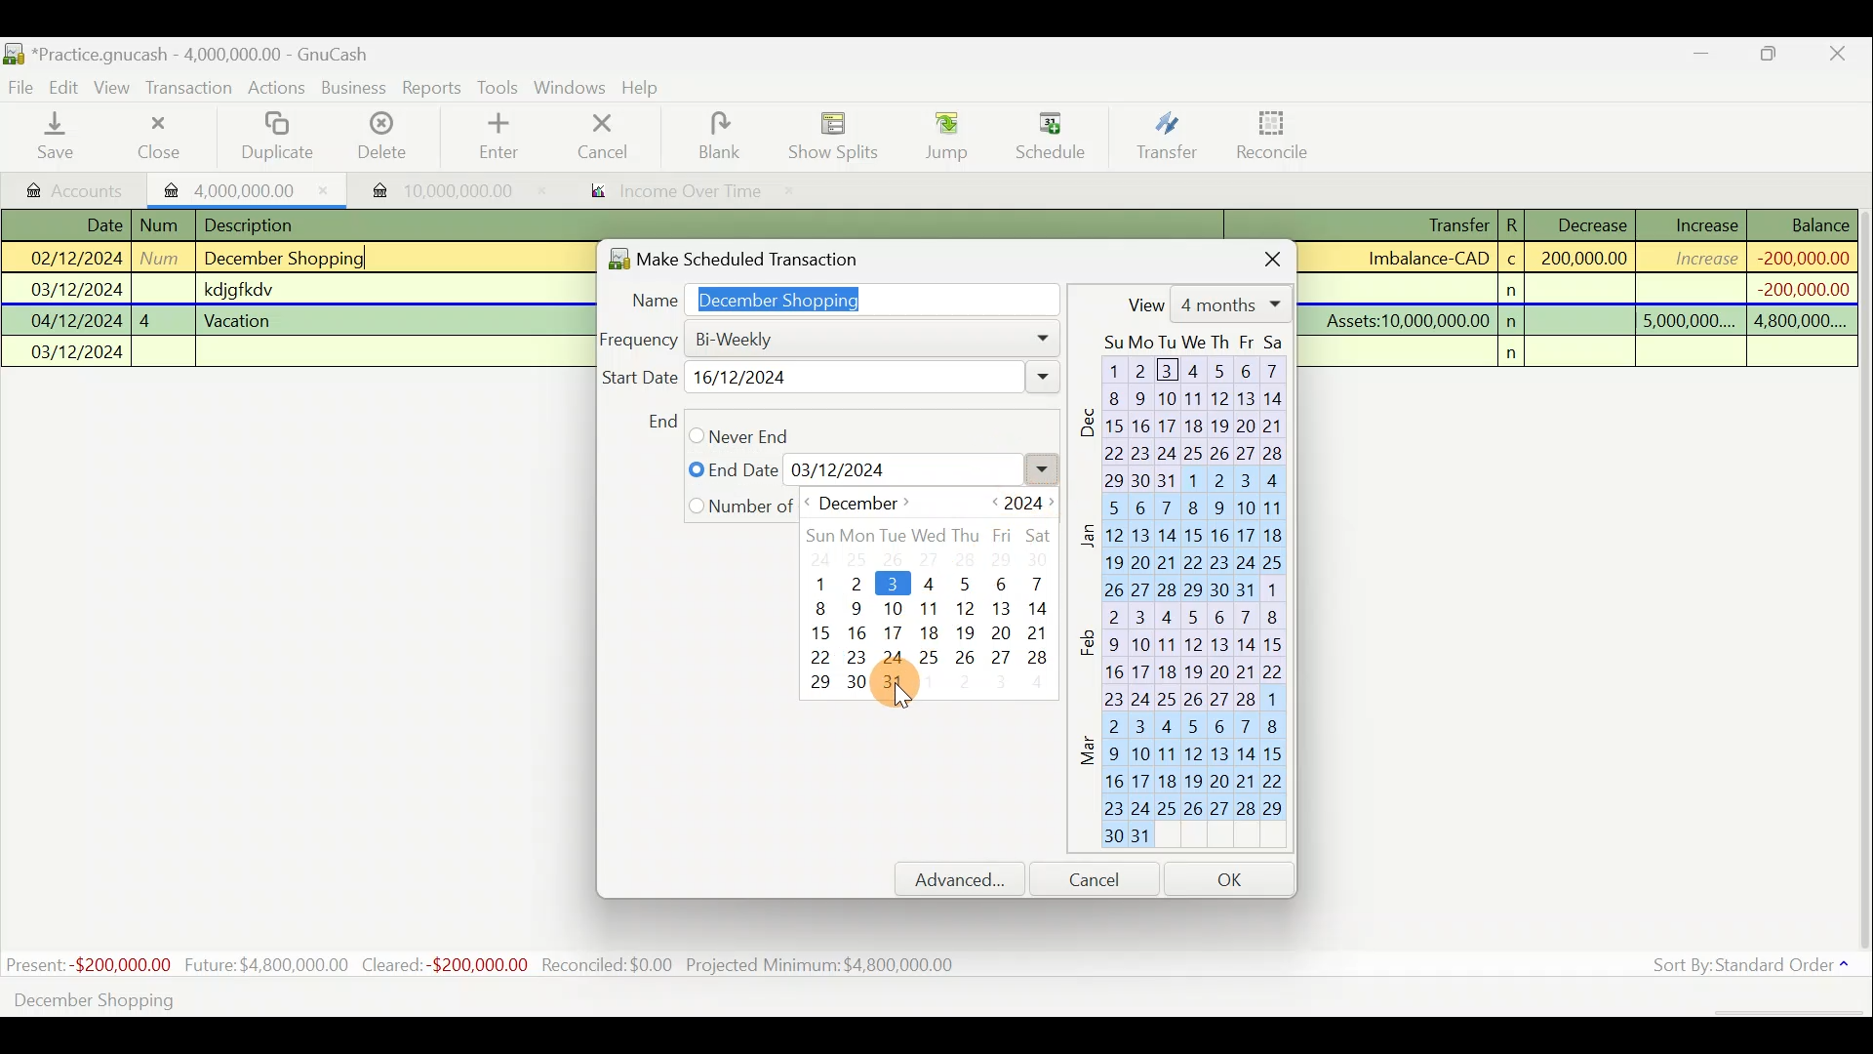 The height and width of the screenshot is (1054, 1873). Describe the element at coordinates (781, 338) in the screenshot. I see `Daily` at that location.